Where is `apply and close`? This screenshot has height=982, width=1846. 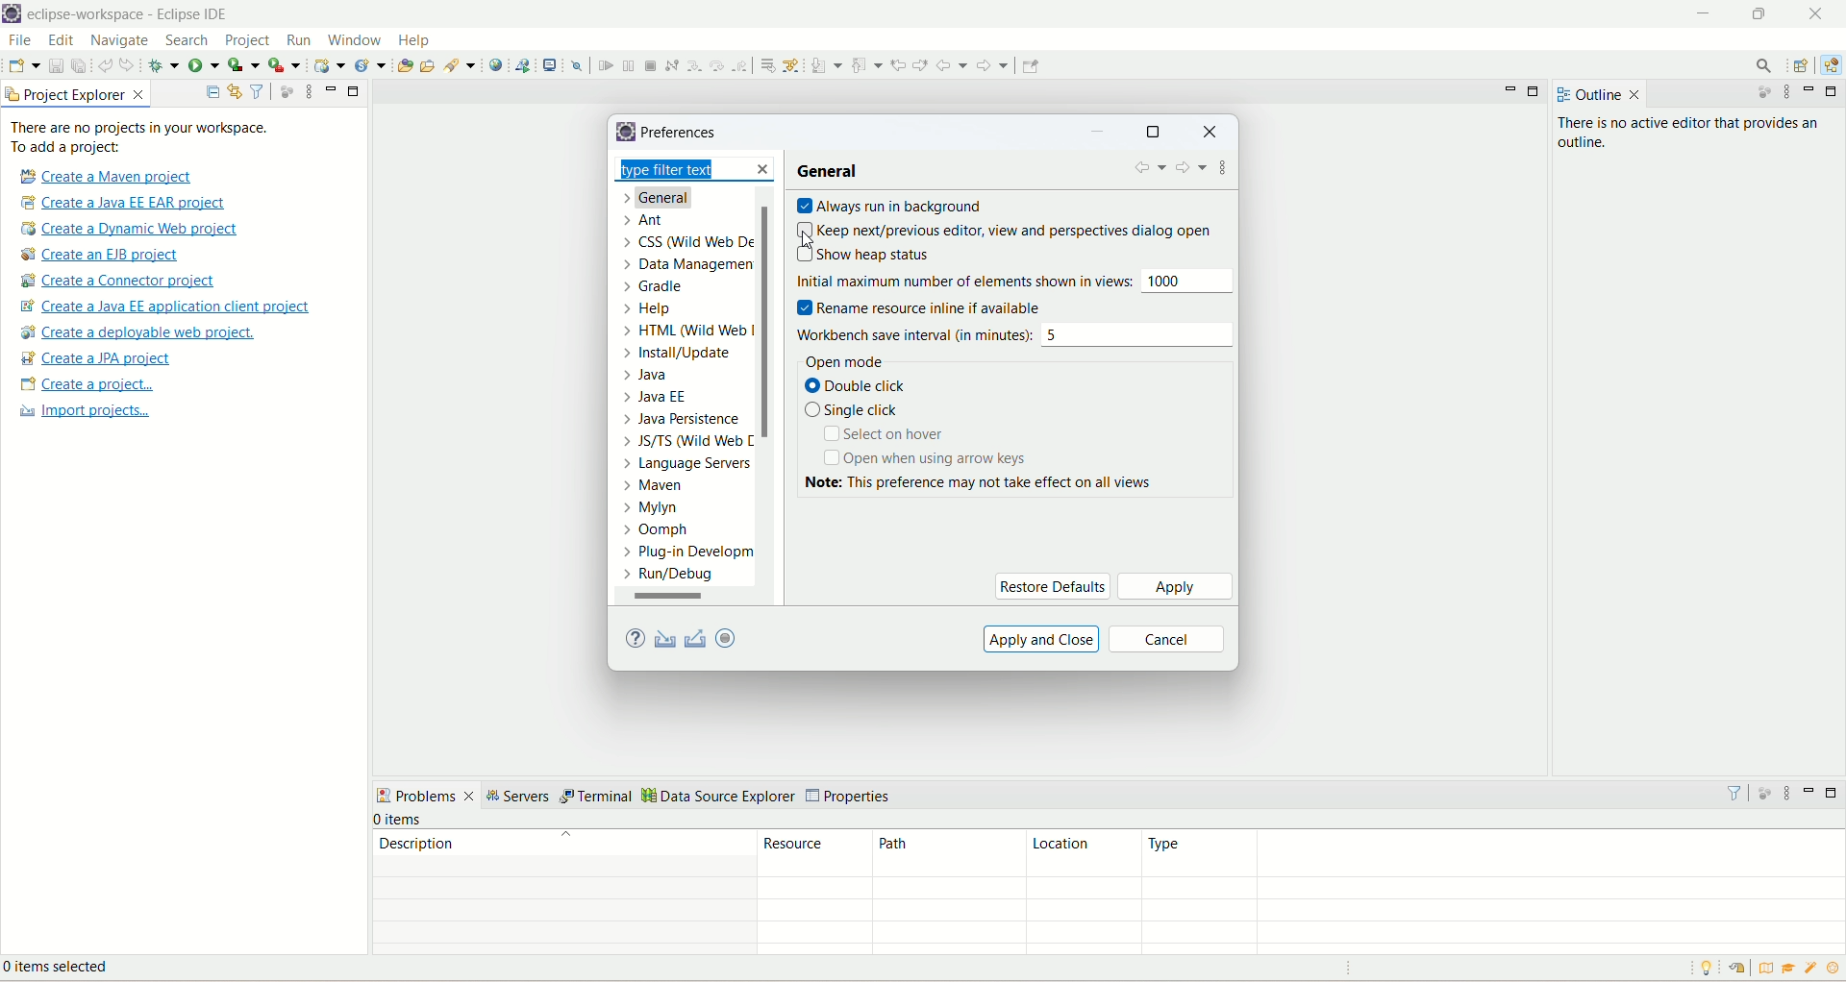 apply and close is located at coordinates (1042, 638).